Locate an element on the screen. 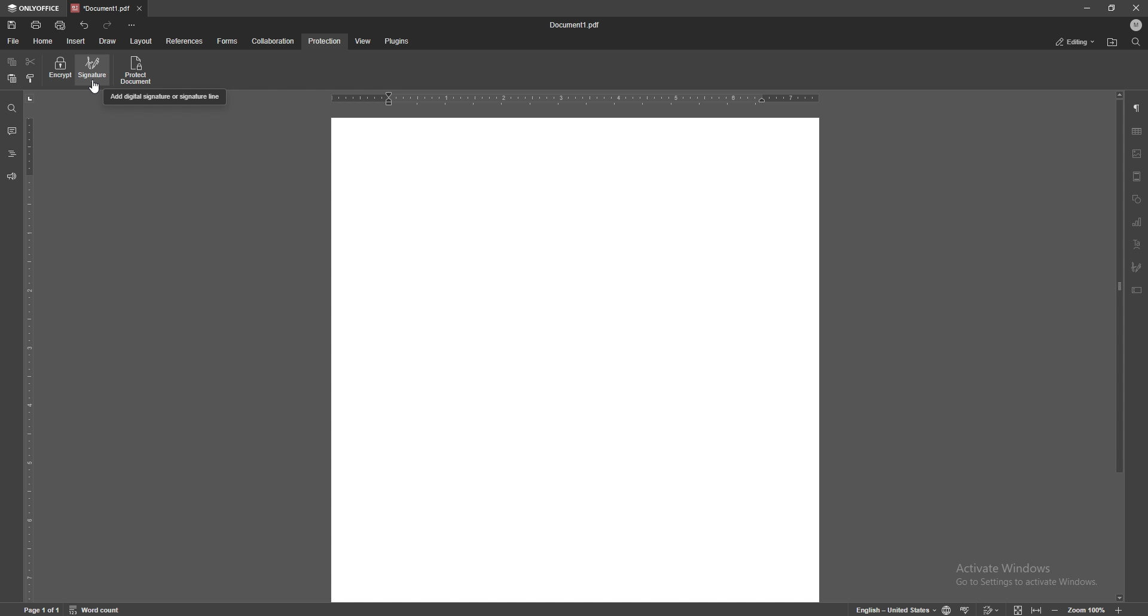  Activate windows is located at coordinates (1017, 571).